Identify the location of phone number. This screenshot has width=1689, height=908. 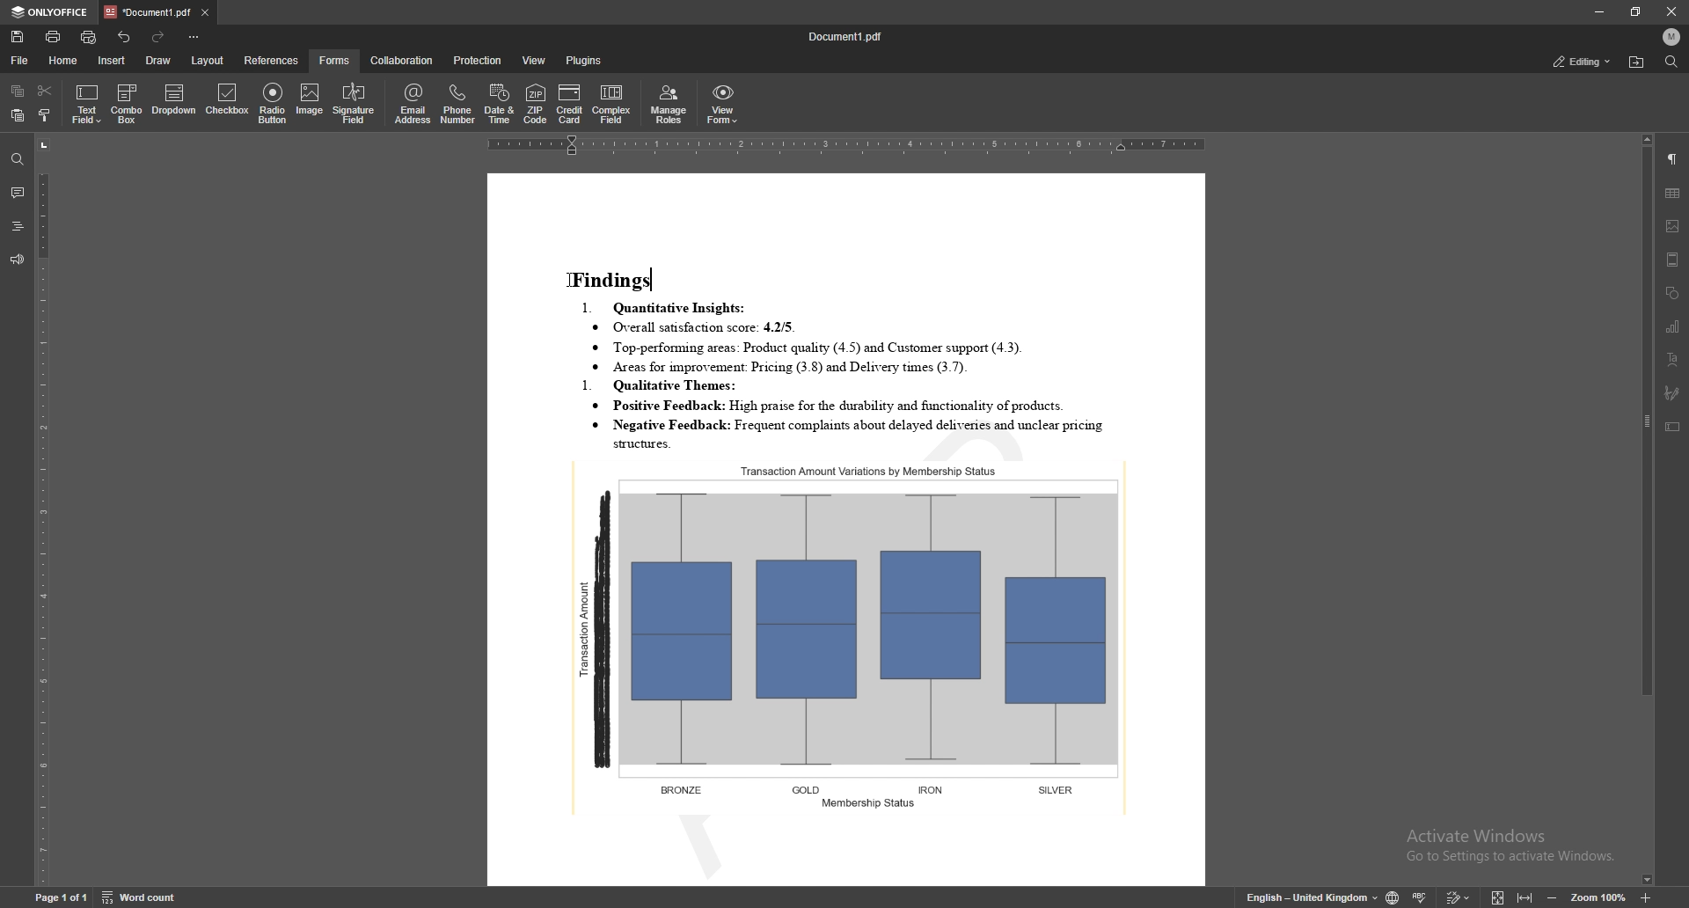
(458, 104).